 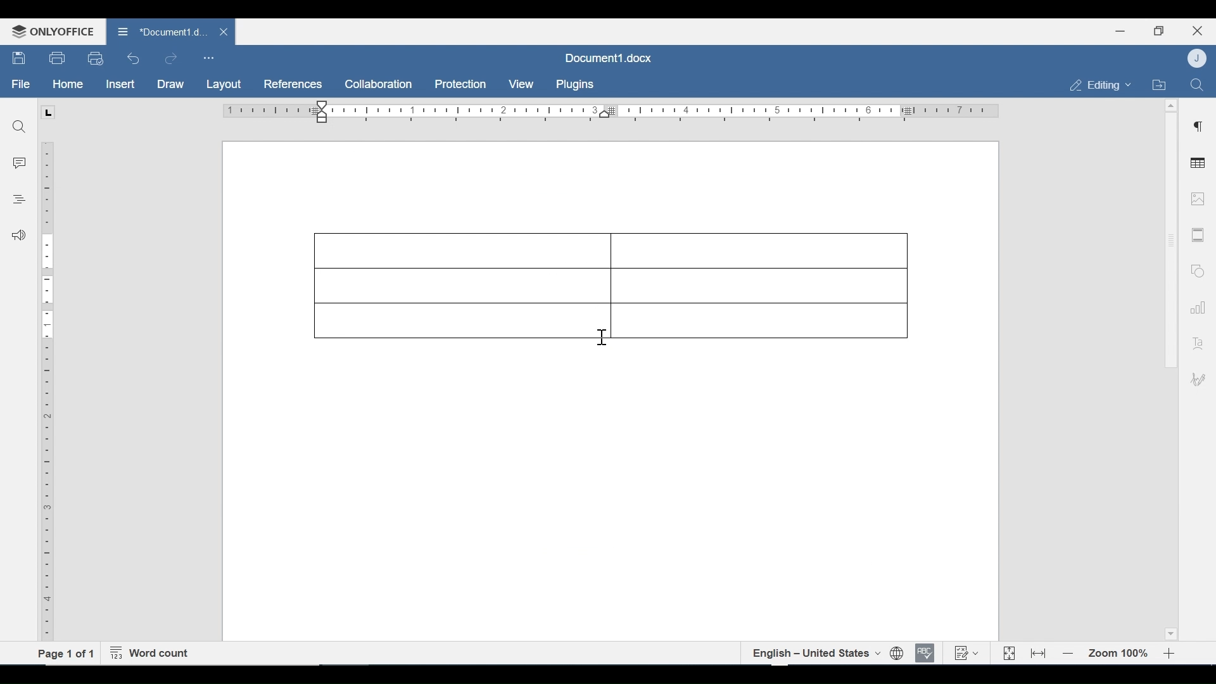 I want to click on Zoom 100%, so click(x=1119, y=654).